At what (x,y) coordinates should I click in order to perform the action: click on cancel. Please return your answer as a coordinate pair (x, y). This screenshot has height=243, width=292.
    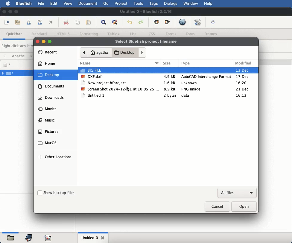
    Looking at the image, I should click on (217, 206).